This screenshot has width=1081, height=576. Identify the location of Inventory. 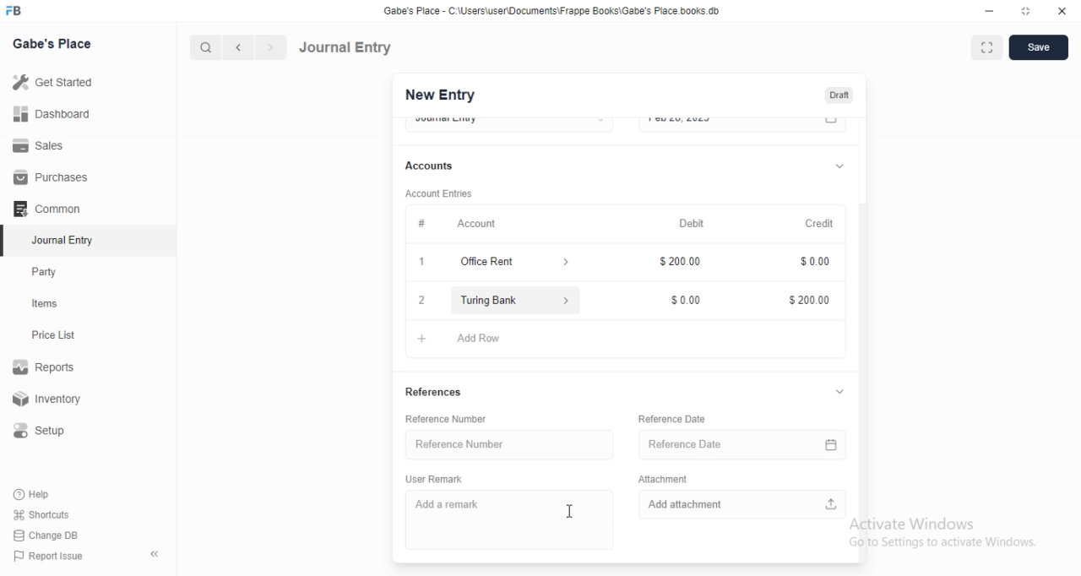
(50, 400).